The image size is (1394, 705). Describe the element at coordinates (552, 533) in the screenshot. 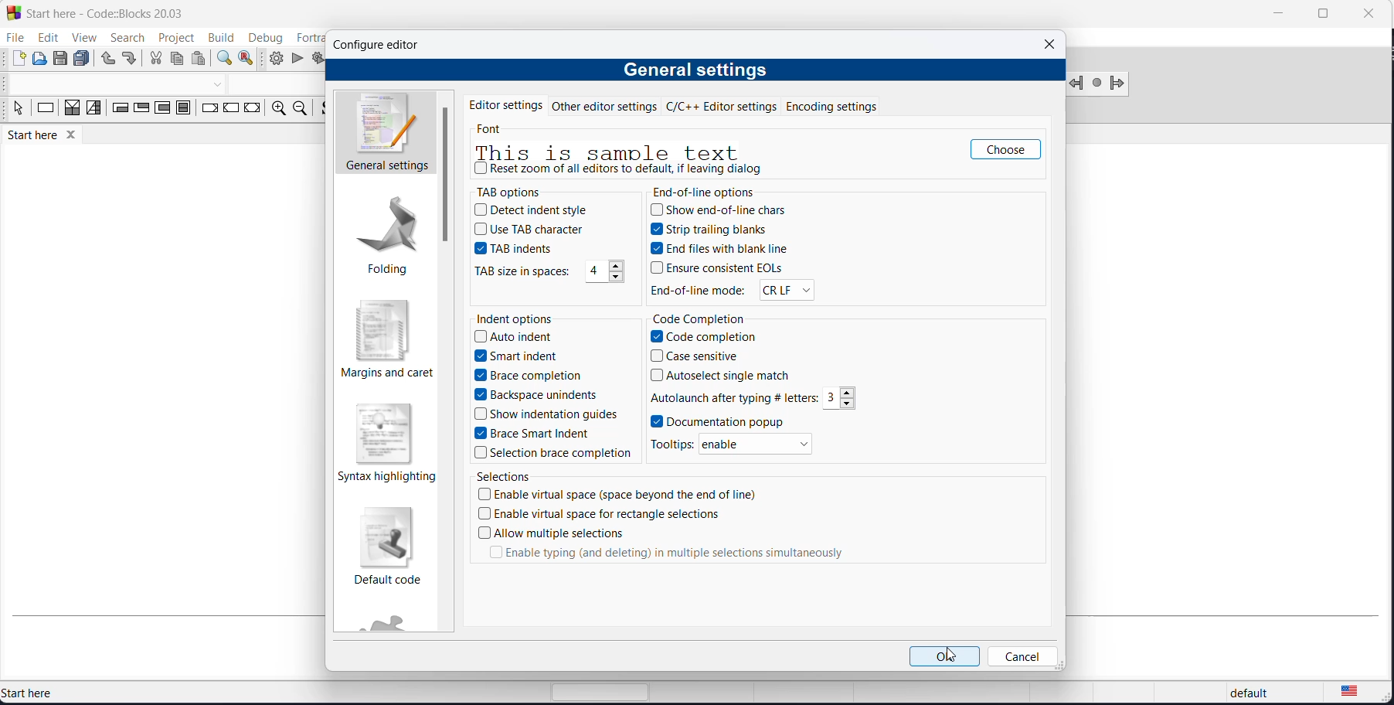

I see `allow multiple selections` at that location.